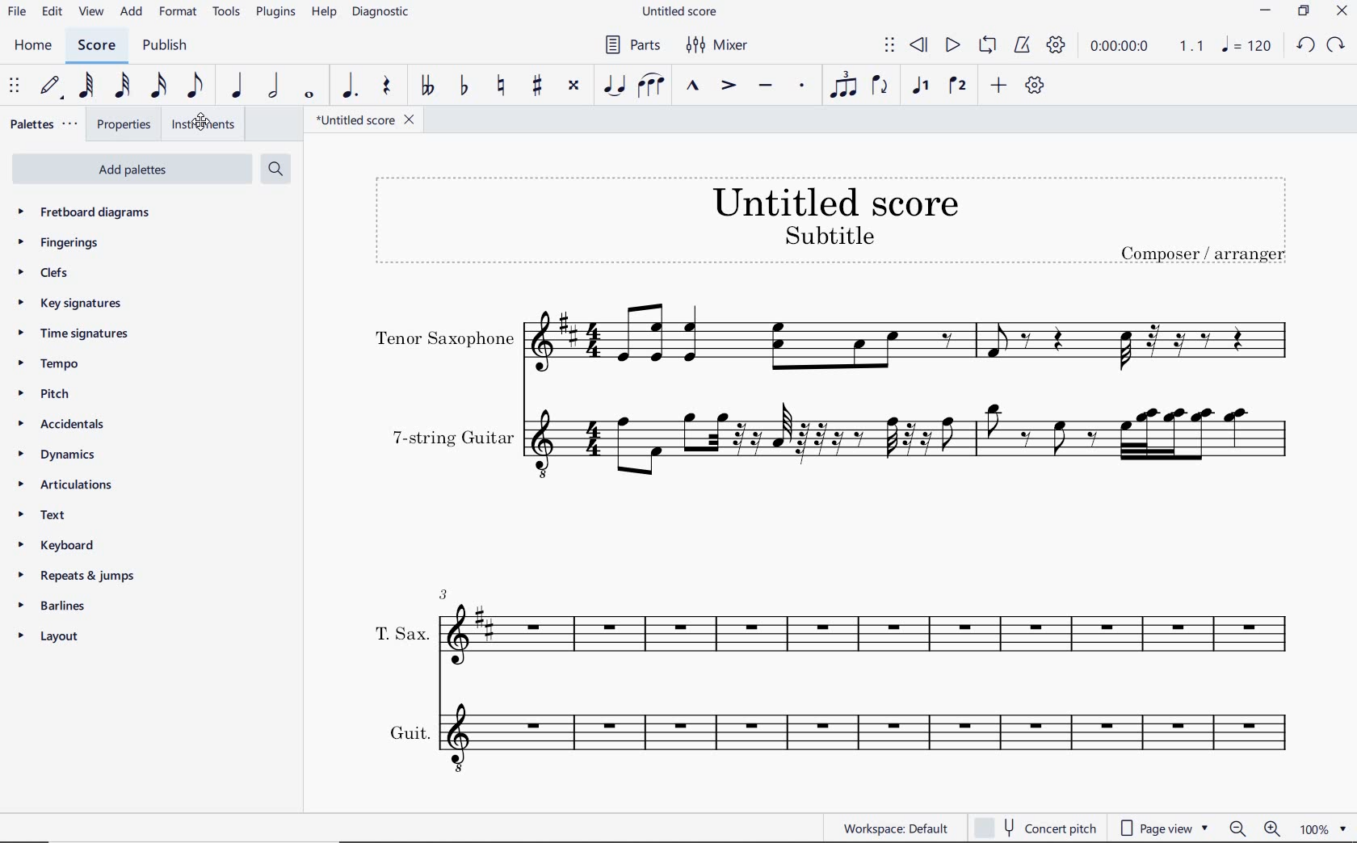 This screenshot has width=1357, height=843. I want to click on ADD, so click(132, 13).